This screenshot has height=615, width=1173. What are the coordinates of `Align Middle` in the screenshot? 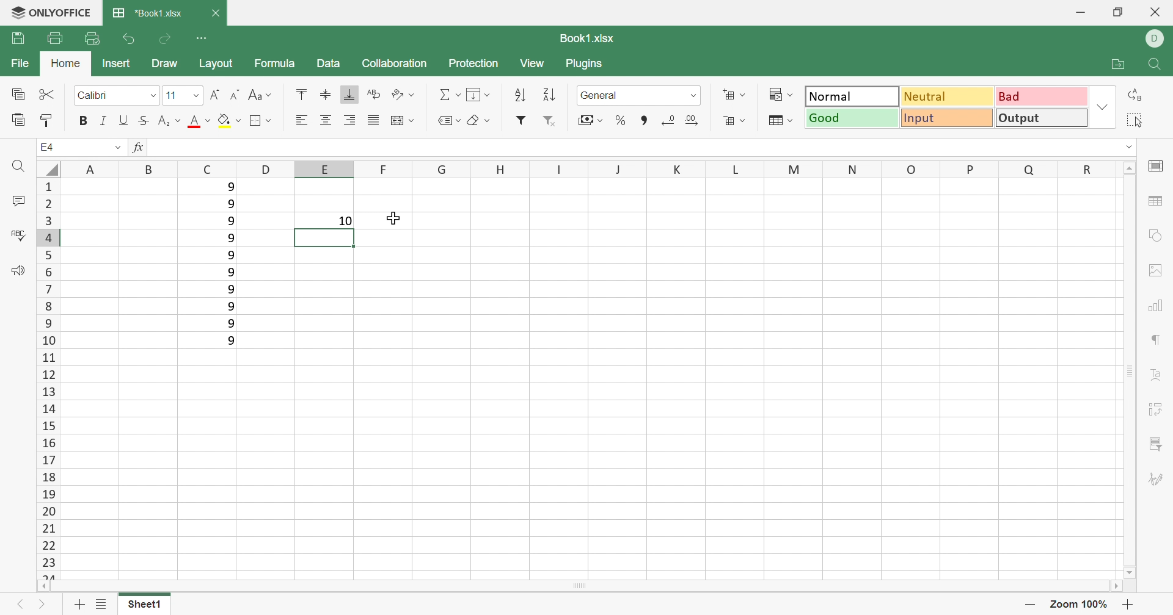 It's located at (326, 95).